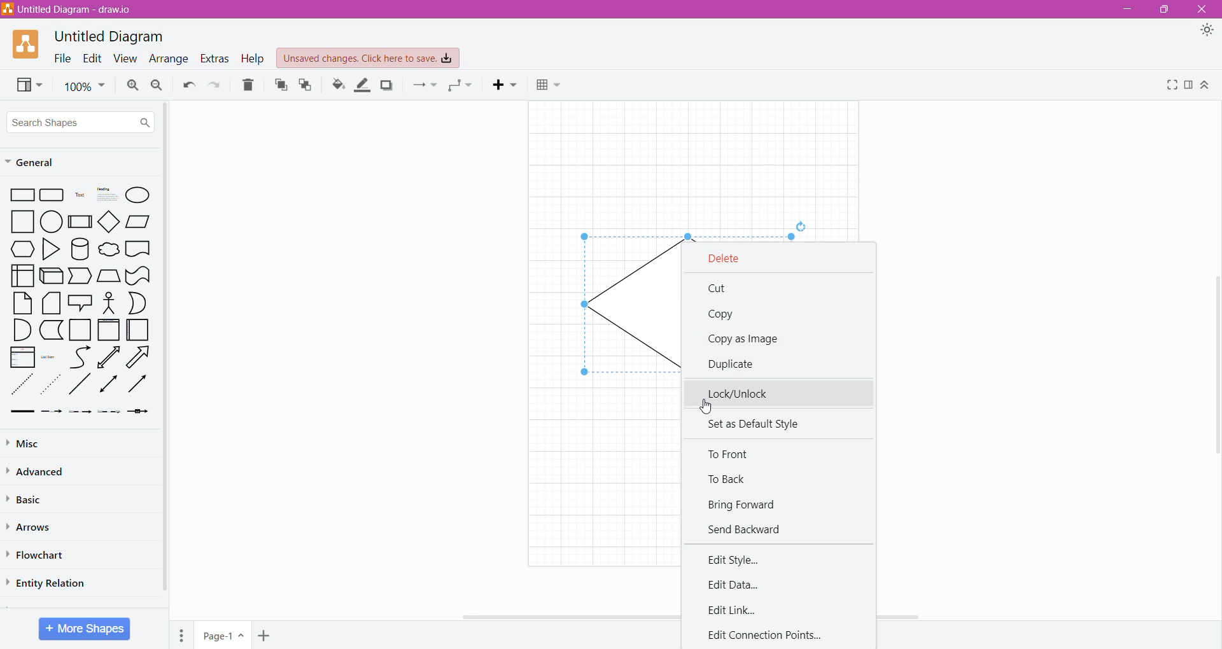 This screenshot has width=1222, height=649. Describe the element at coordinates (253, 59) in the screenshot. I see `Help` at that location.